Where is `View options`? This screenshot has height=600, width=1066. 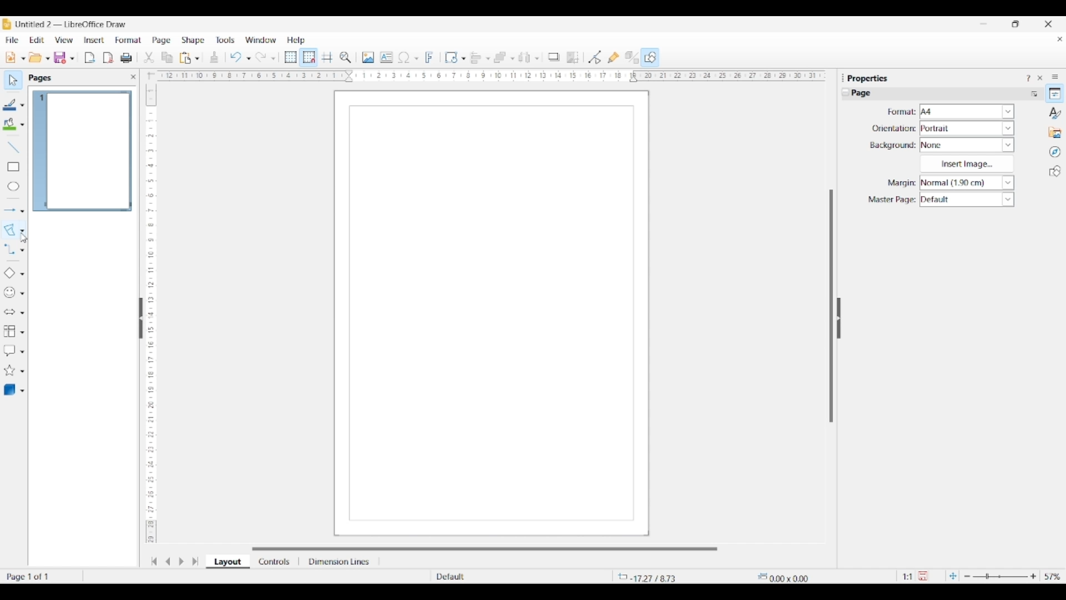
View options is located at coordinates (63, 40).